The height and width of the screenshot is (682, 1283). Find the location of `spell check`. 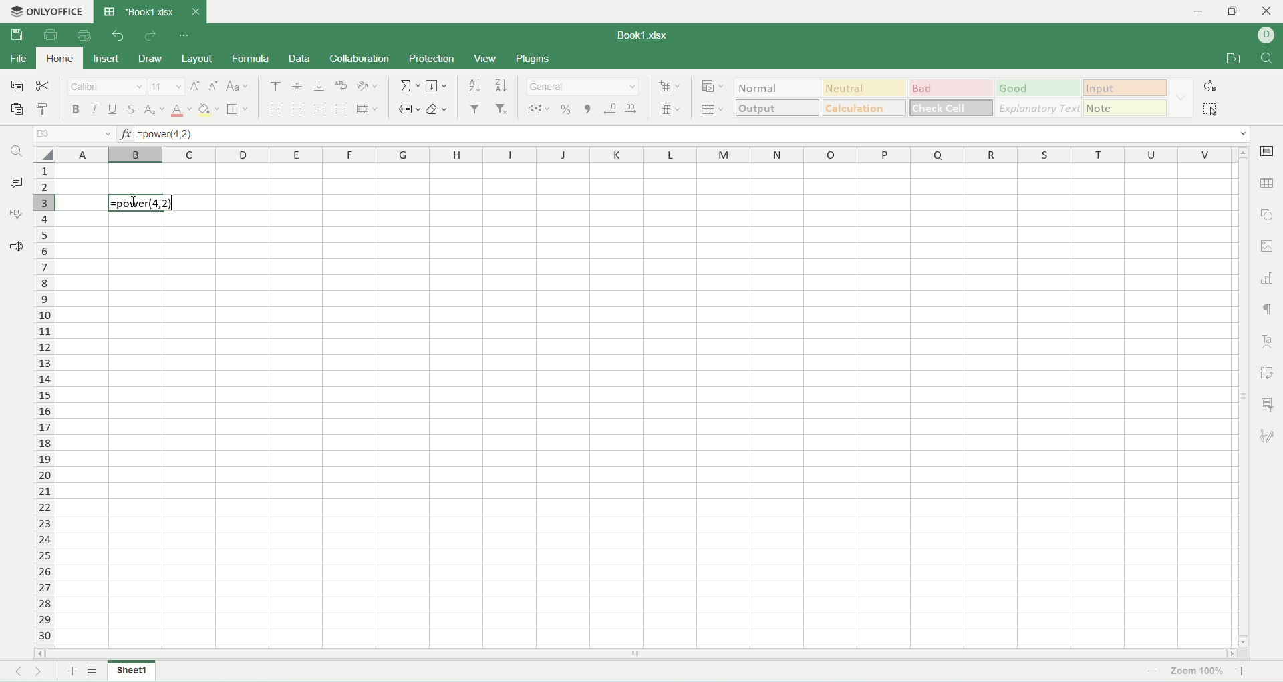

spell check is located at coordinates (15, 213).